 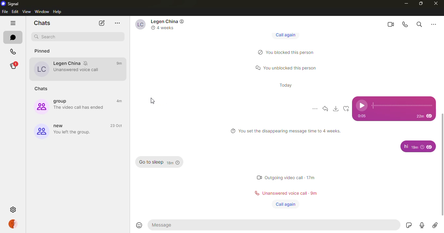 I want to click on file, so click(x=5, y=11).